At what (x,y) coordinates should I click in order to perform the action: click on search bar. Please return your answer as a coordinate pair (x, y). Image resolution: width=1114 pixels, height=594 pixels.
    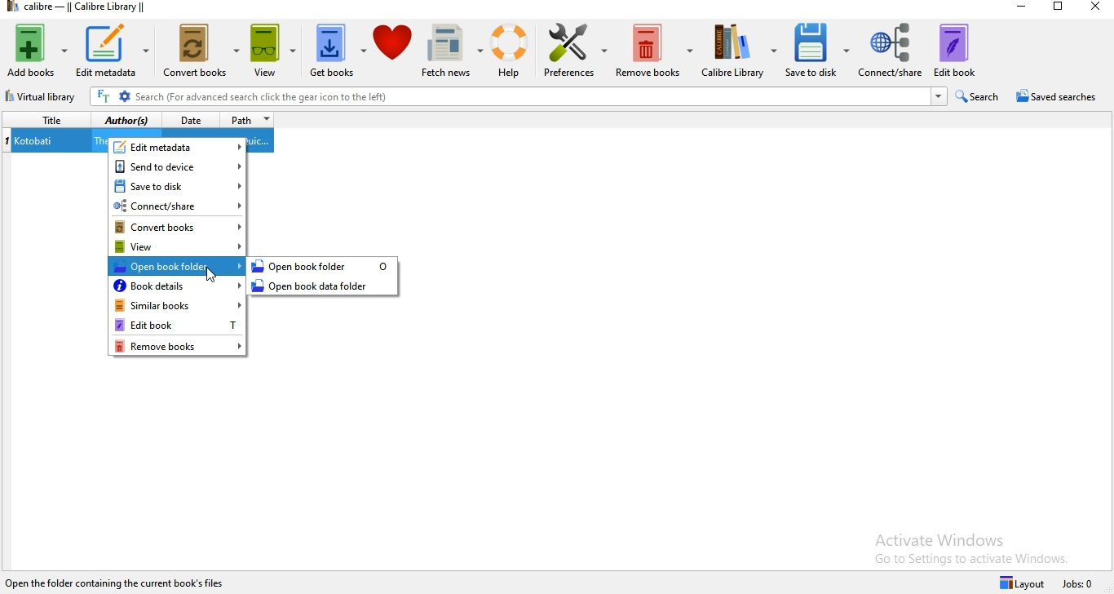
    Looking at the image, I should click on (518, 97).